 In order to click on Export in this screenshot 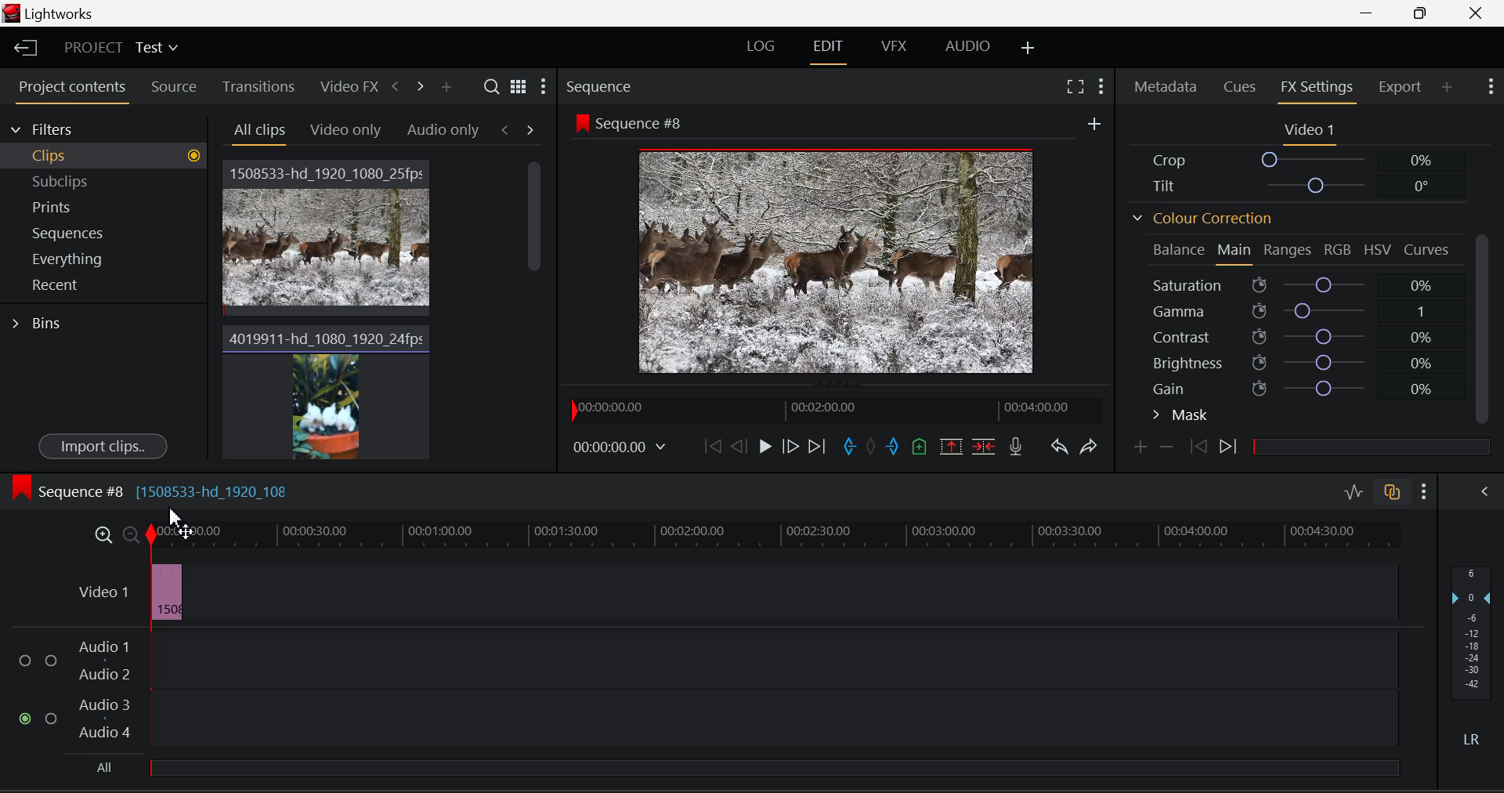, I will do `click(1401, 89)`.